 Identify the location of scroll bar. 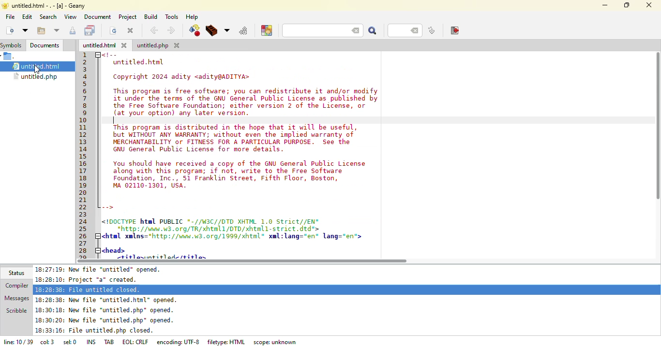
(656, 125).